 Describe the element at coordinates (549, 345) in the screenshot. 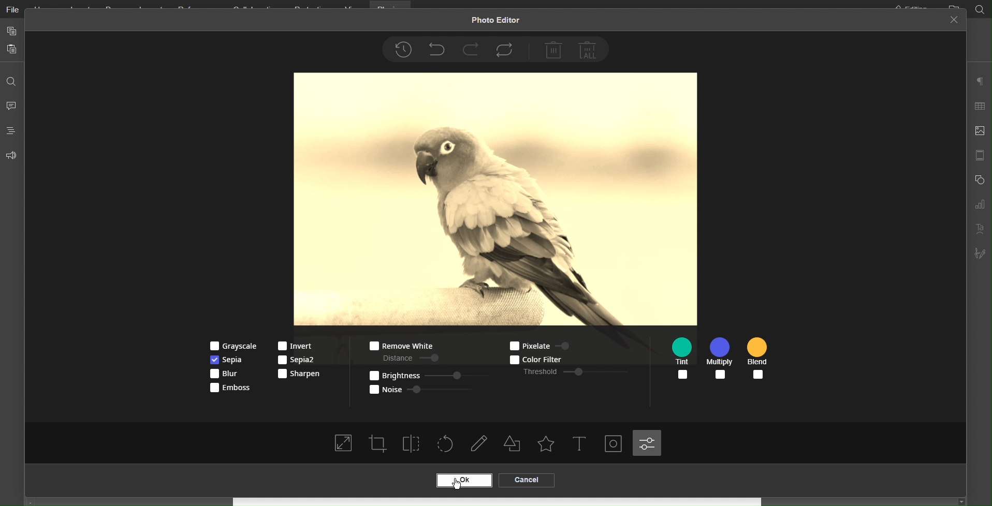

I see `Pixelate` at that location.